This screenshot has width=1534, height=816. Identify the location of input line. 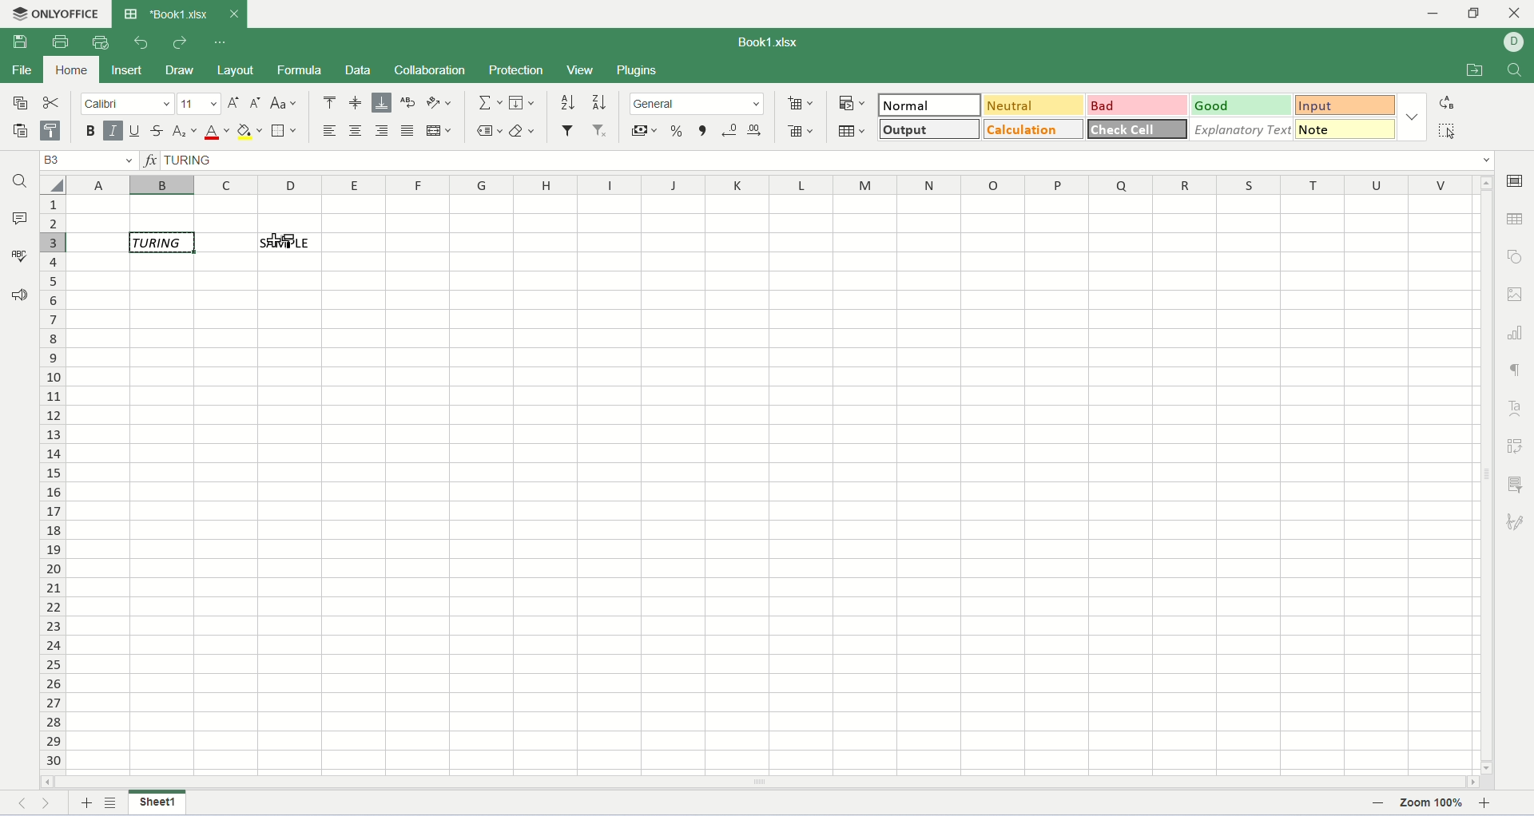
(831, 160).